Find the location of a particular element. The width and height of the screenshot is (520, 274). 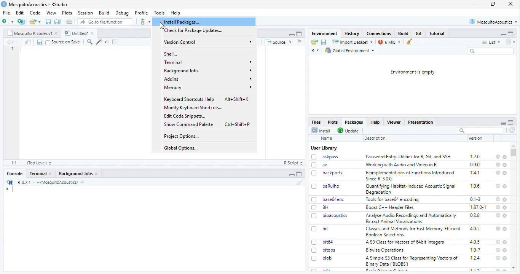

1:1 is located at coordinates (15, 163).